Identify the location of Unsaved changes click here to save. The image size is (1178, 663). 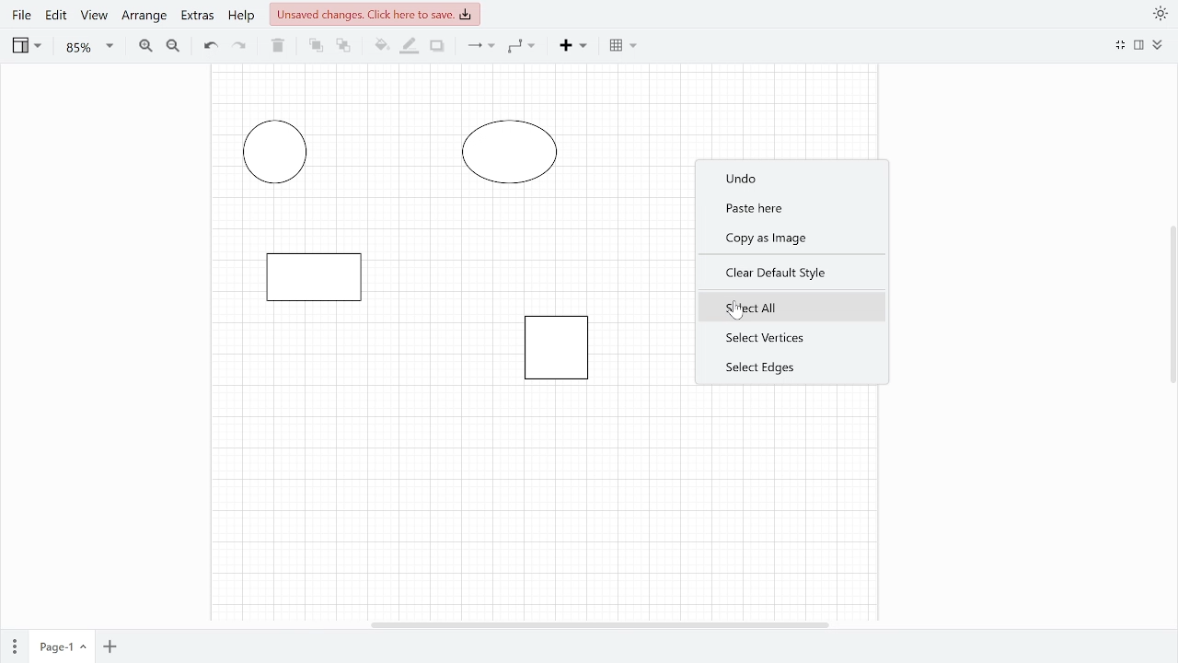
(376, 17).